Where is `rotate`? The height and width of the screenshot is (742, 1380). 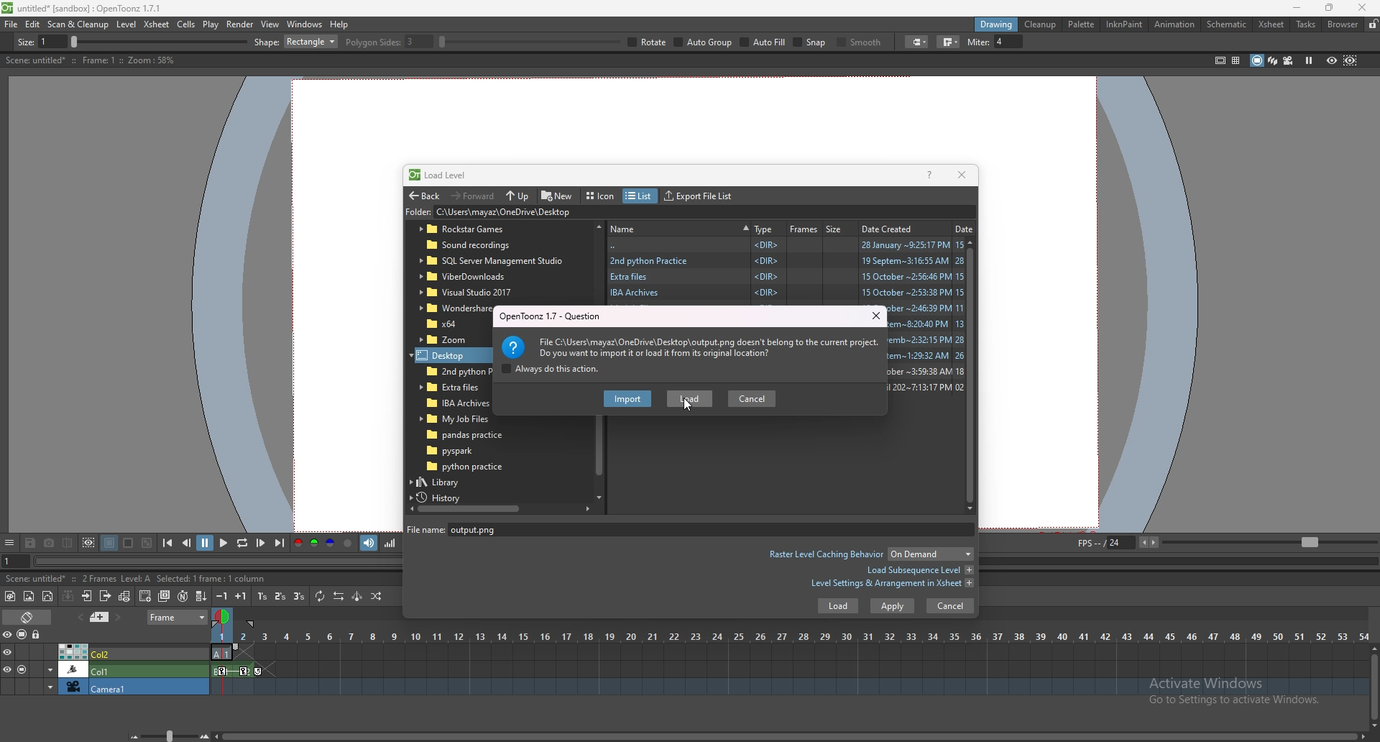 rotate is located at coordinates (937, 42).